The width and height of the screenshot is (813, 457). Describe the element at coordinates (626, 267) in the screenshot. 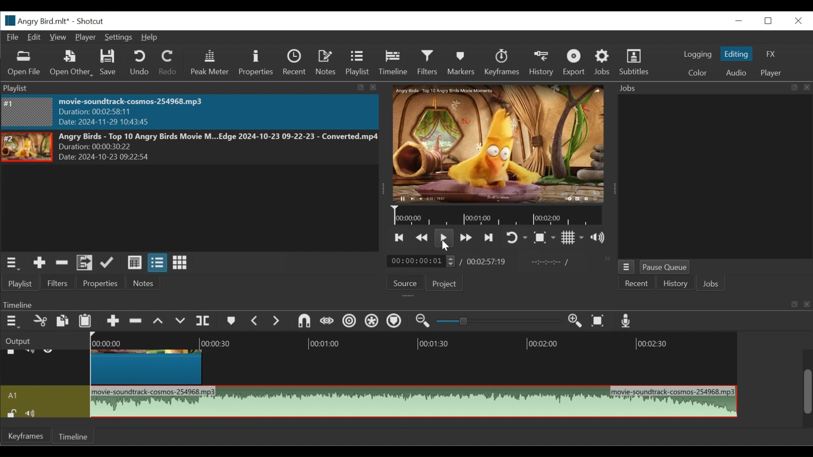

I see `Jobs Menu` at that location.